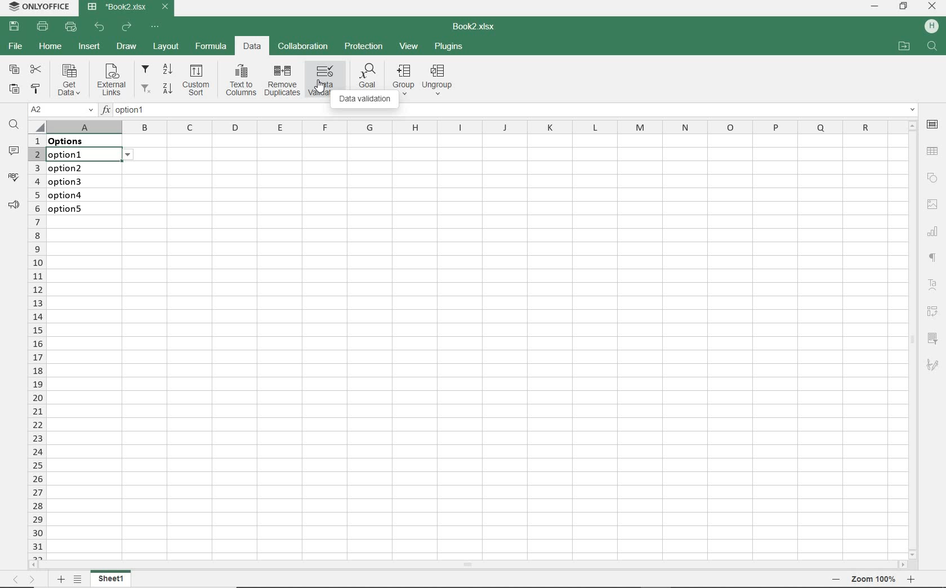  Describe the element at coordinates (50, 48) in the screenshot. I see `HOME` at that location.